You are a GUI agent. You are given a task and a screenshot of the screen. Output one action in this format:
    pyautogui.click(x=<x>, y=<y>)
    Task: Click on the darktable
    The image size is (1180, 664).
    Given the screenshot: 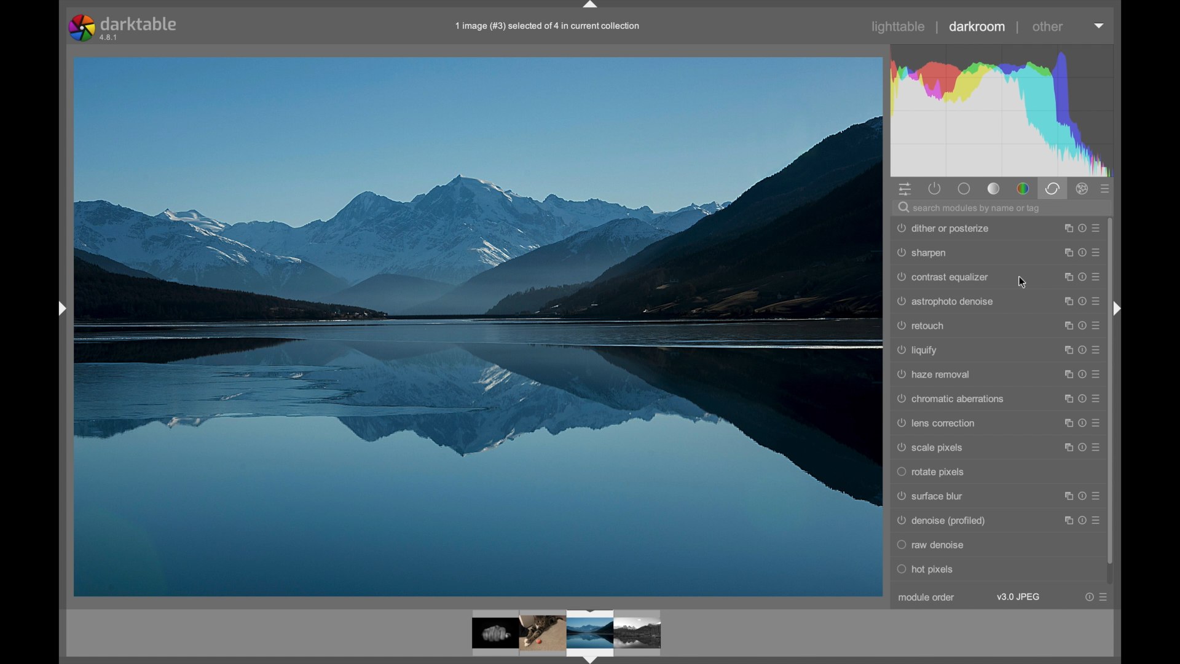 What is the action you would take?
    pyautogui.click(x=123, y=28)
    